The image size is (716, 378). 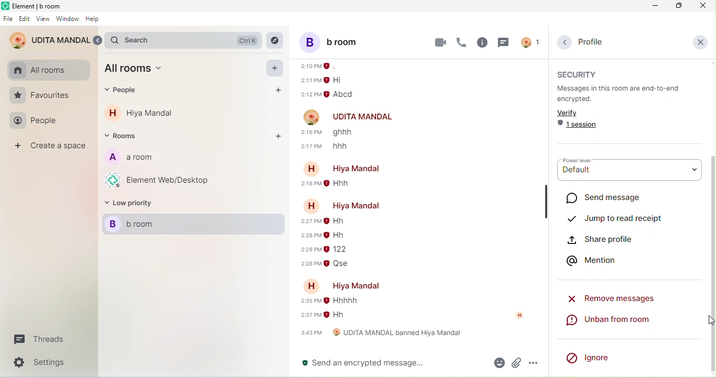 What do you see at coordinates (579, 127) in the screenshot?
I see `1 session` at bounding box center [579, 127].